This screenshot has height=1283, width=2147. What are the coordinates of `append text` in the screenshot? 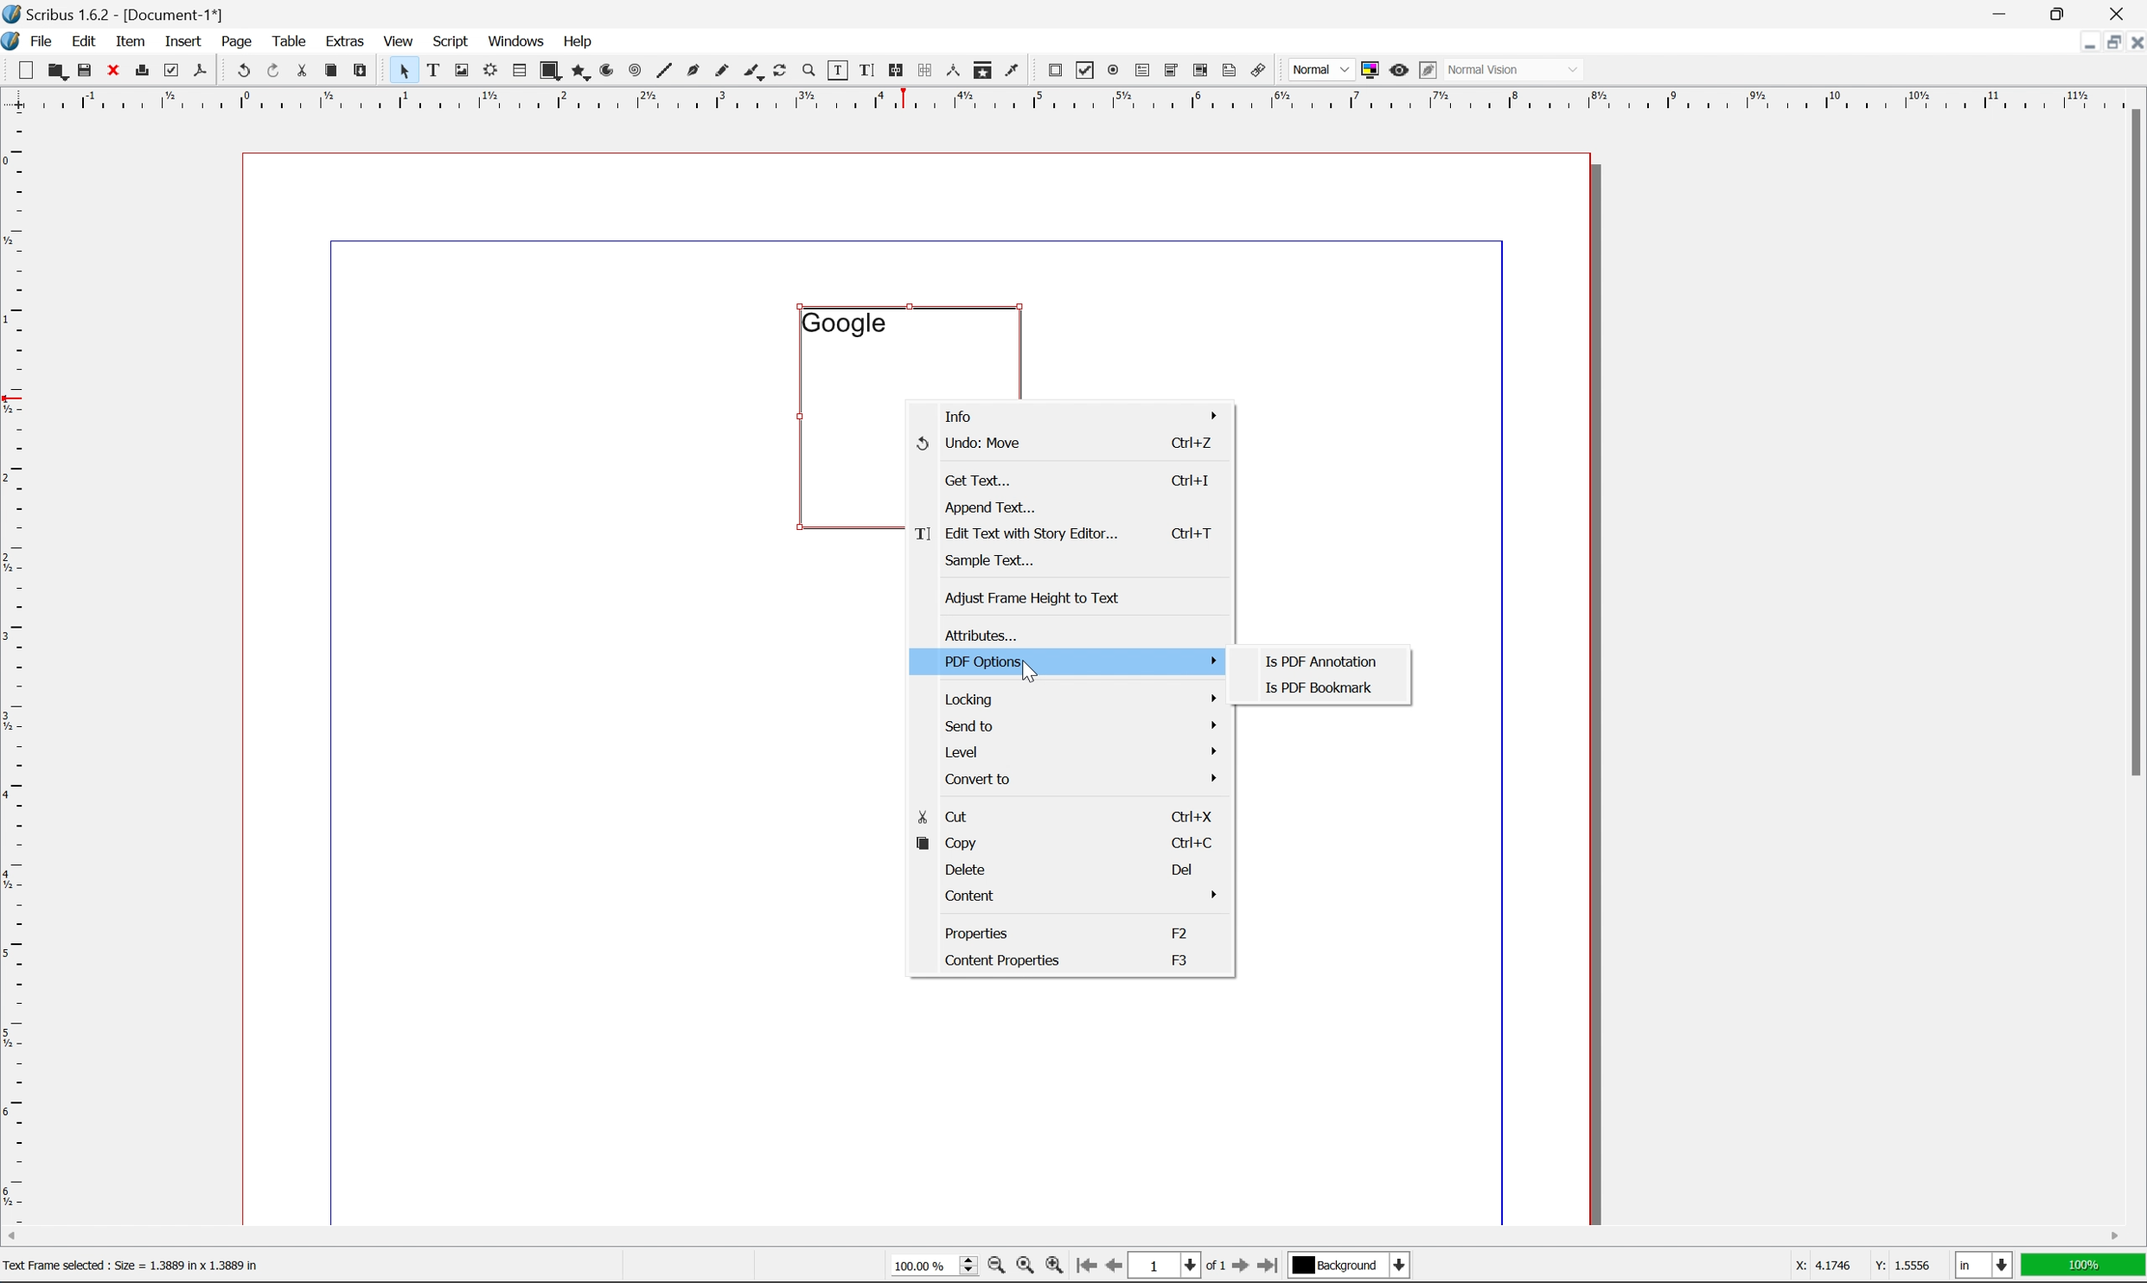 It's located at (994, 506).